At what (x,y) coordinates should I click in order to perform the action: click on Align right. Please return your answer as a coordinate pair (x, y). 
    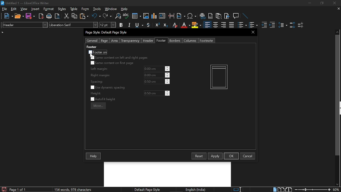
    Looking at the image, I should click on (224, 25).